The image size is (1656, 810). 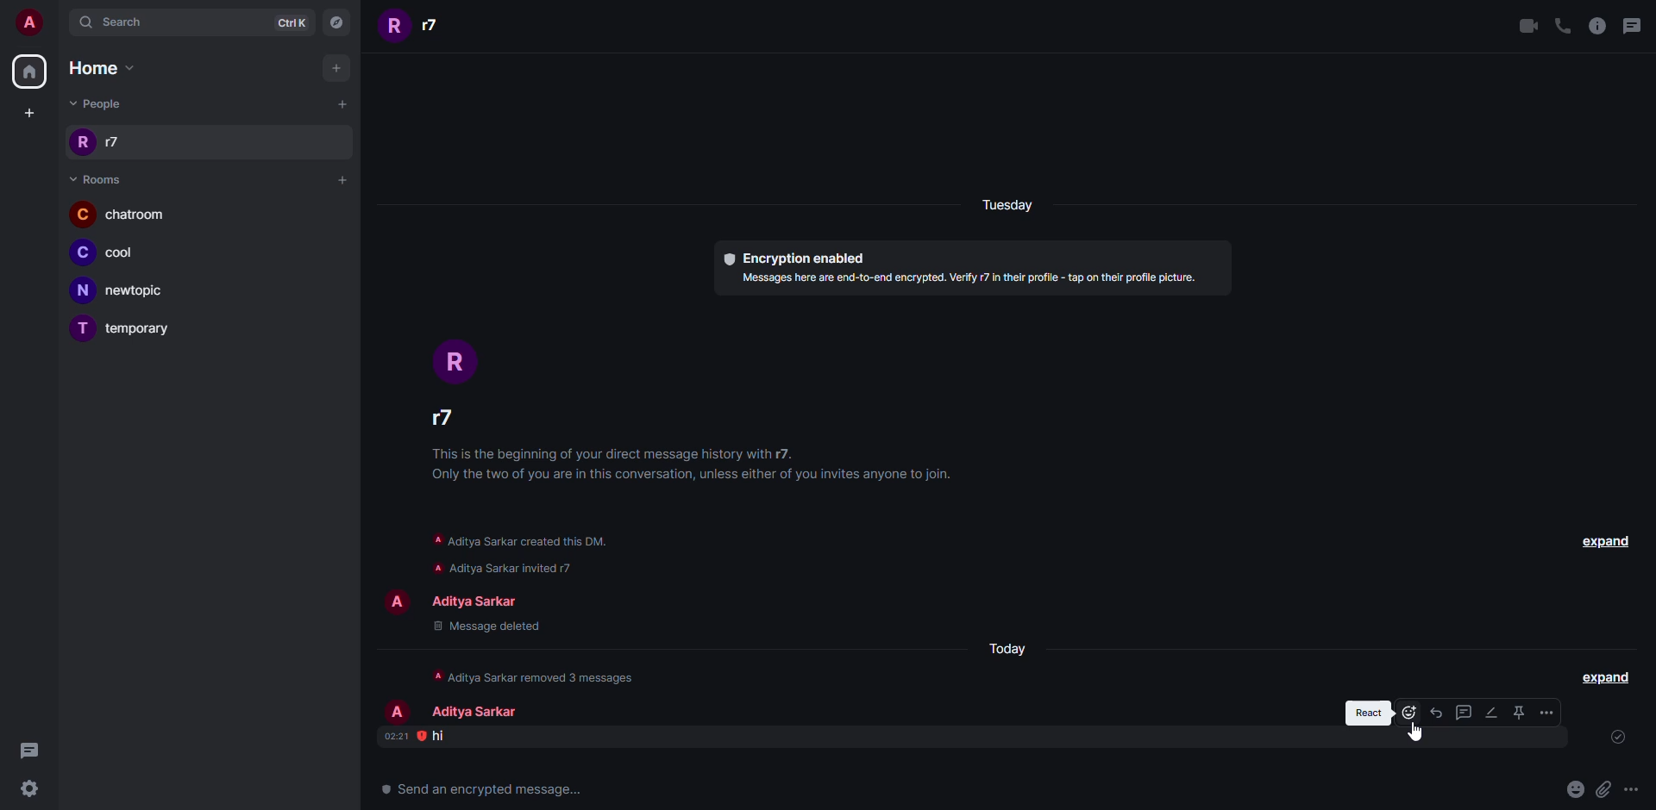 I want to click on day, so click(x=1013, y=647).